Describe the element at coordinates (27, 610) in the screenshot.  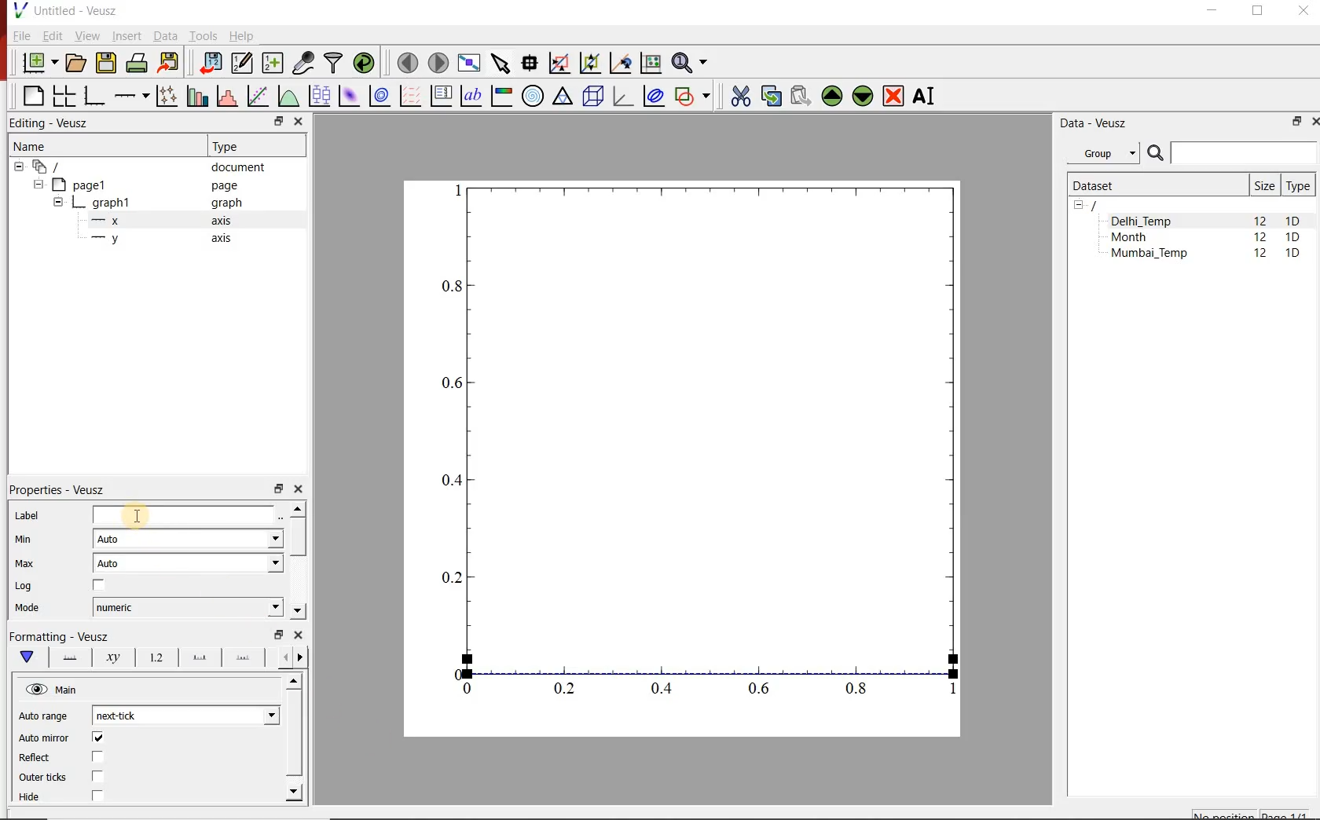
I see `Mode` at that location.